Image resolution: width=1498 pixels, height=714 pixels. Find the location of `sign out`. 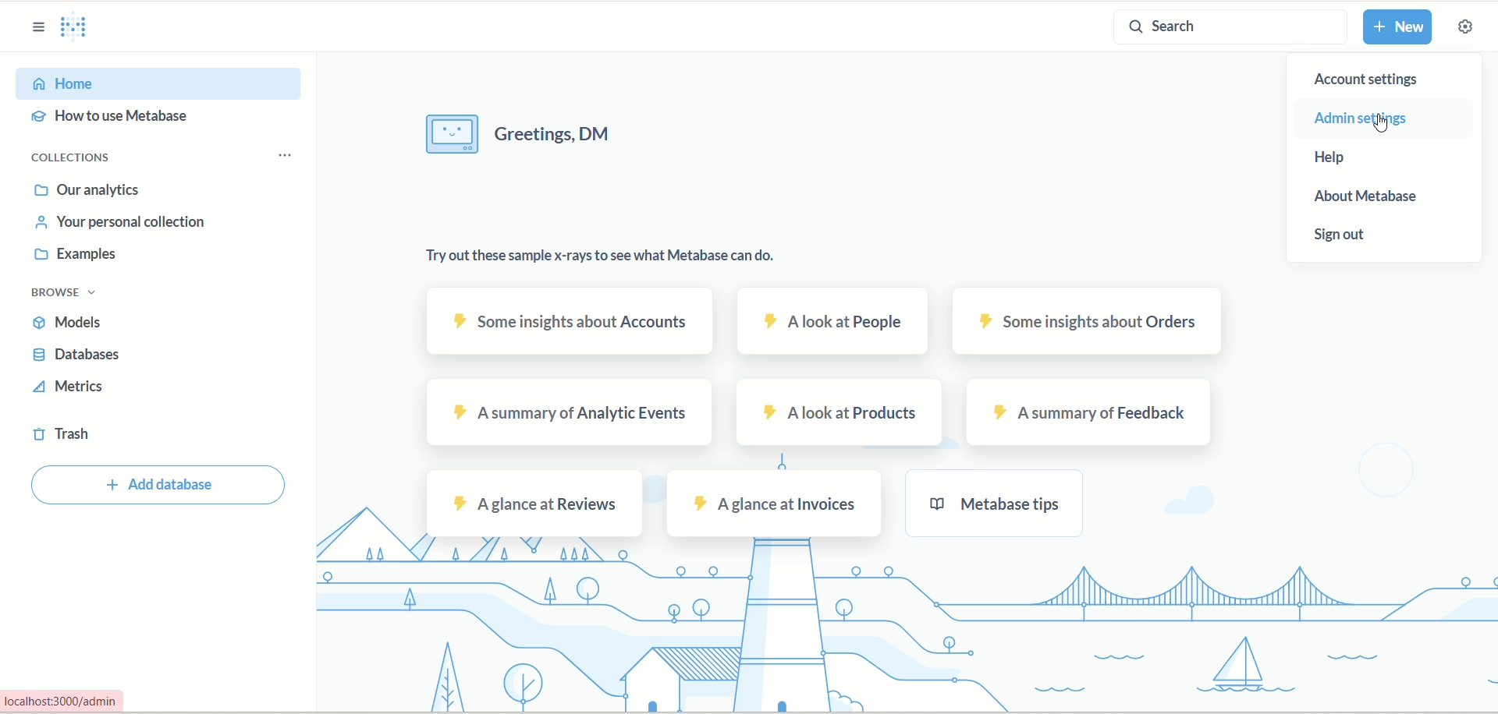

sign out is located at coordinates (1344, 238).